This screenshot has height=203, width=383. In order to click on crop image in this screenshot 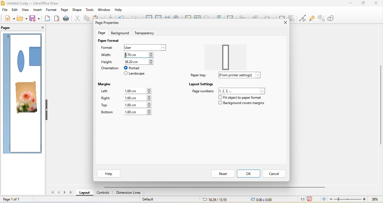, I will do `click(292, 15)`.